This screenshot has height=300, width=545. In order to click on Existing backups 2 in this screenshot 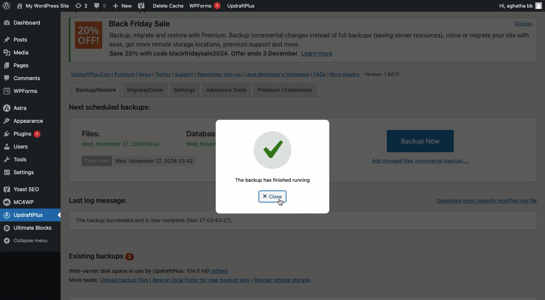, I will do `click(102, 257)`.